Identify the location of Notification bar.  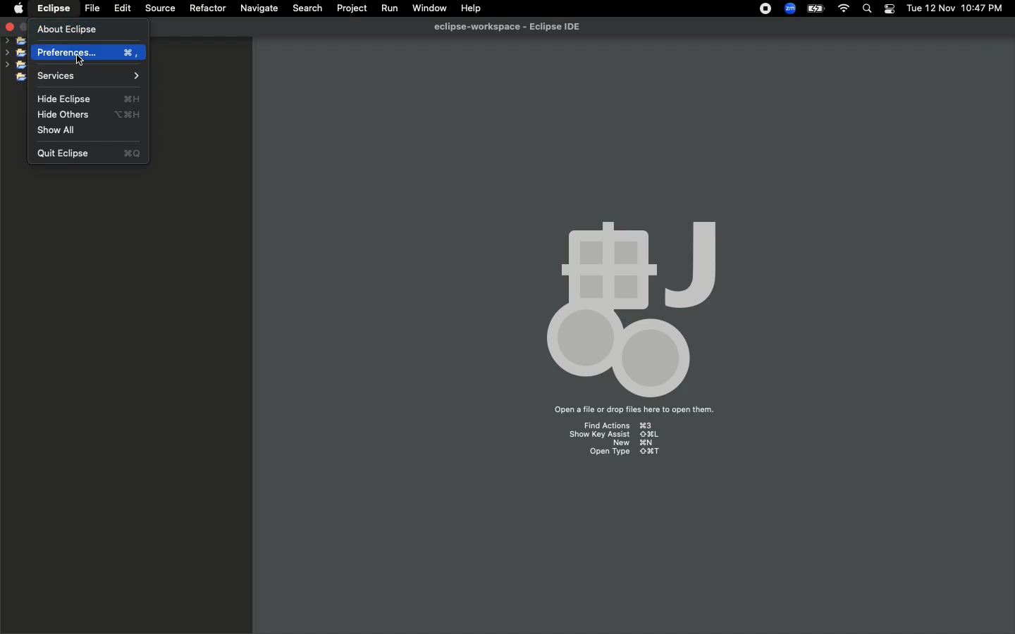
(889, 10).